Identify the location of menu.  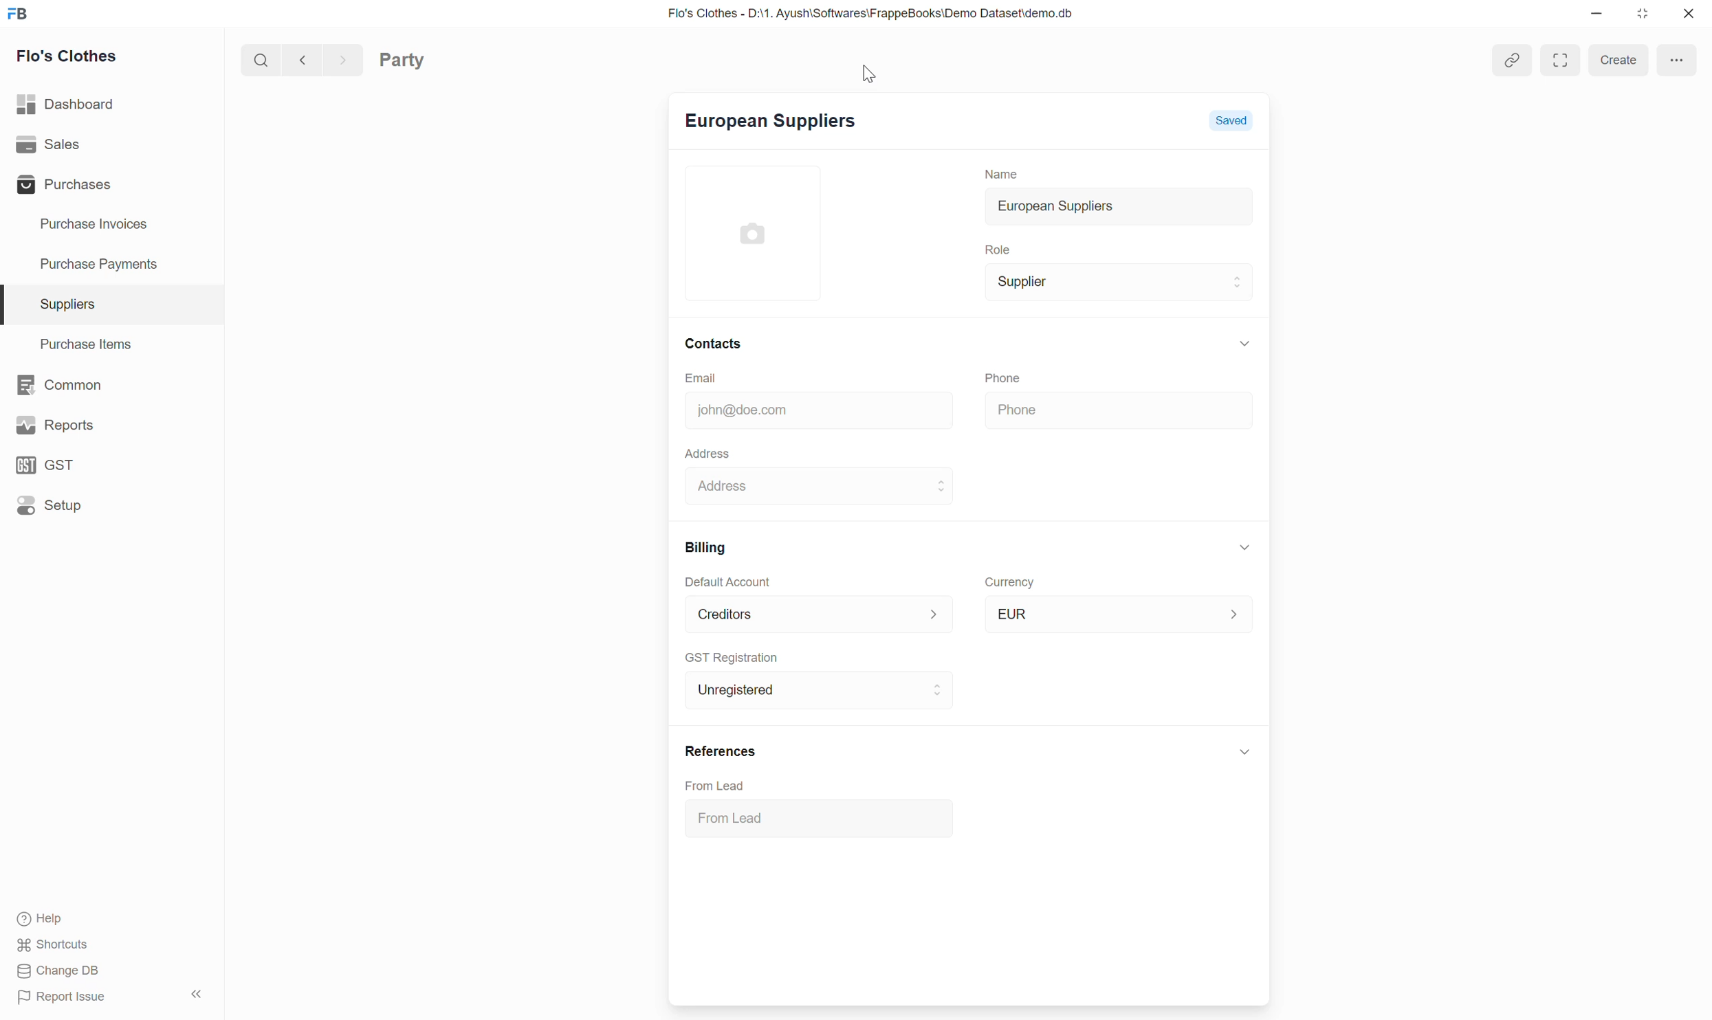
(1677, 57).